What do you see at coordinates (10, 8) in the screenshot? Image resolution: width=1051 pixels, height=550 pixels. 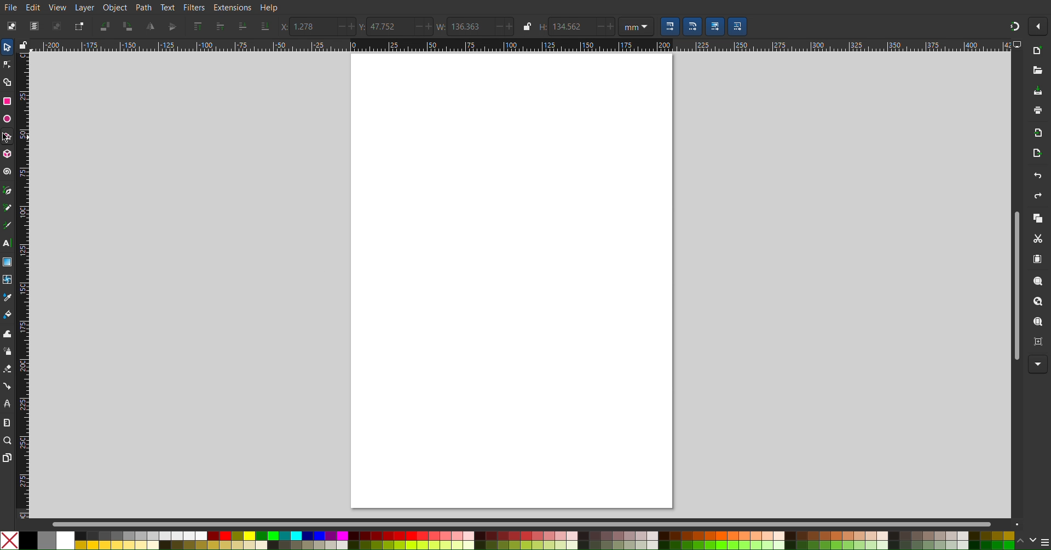 I see `File` at bounding box center [10, 8].